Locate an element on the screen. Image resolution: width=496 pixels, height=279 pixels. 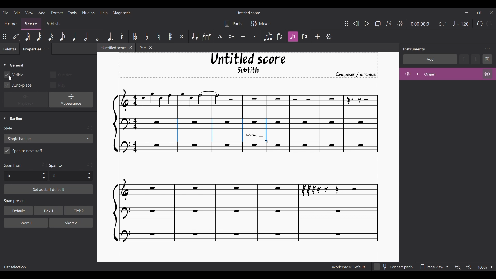
Minimize is located at coordinates (467, 12).